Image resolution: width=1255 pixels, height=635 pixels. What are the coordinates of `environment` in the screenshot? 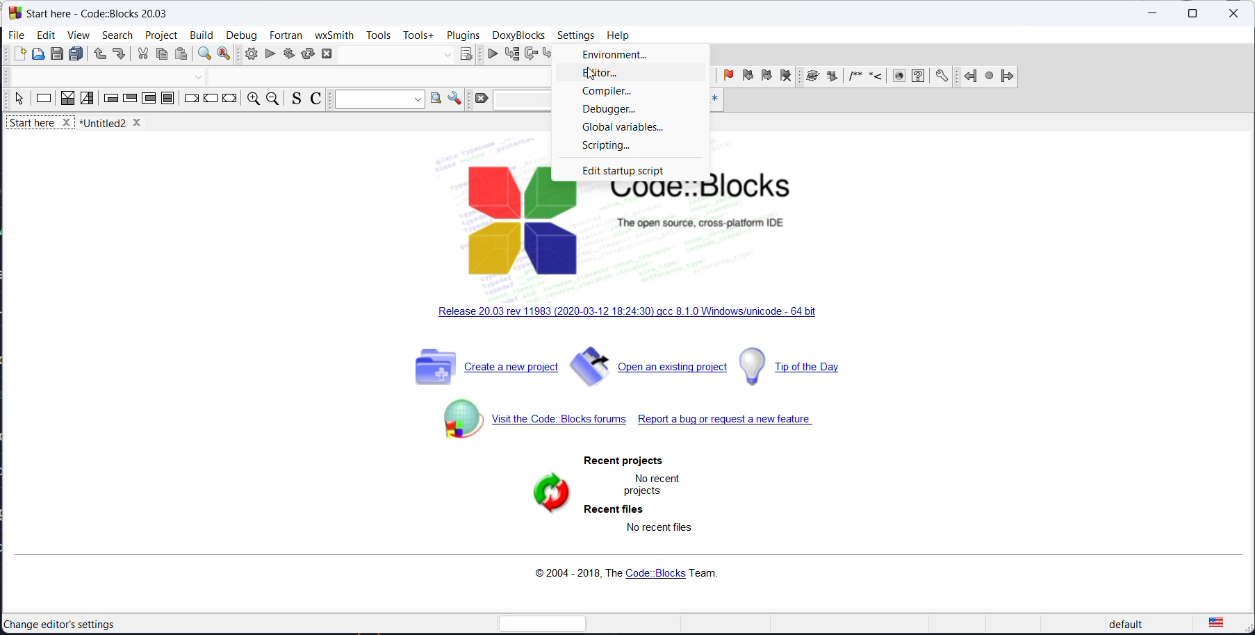 It's located at (626, 56).